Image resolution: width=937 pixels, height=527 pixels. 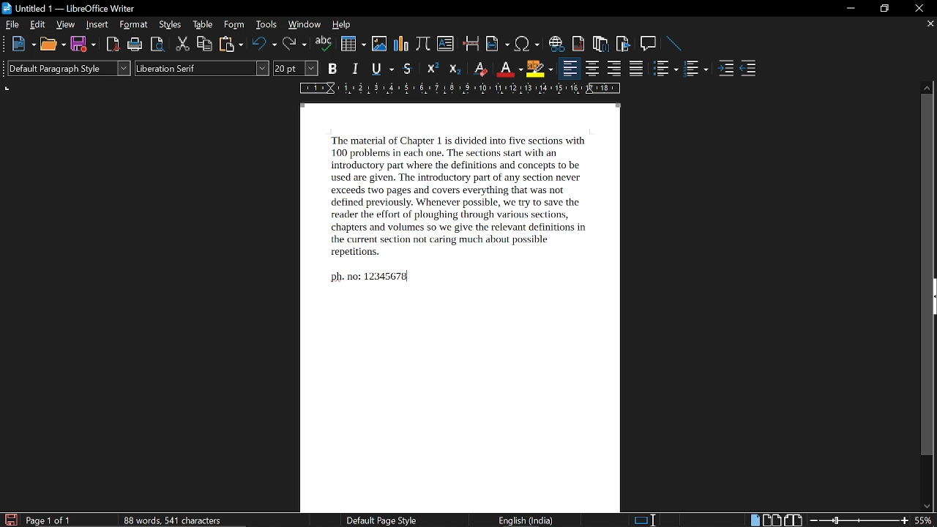 I want to click on insert symbol, so click(x=526, y=44).